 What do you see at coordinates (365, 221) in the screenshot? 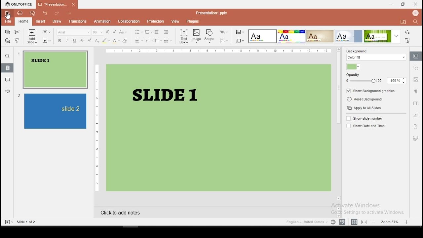
I see `fit to width` at bounding box center [365, 221].